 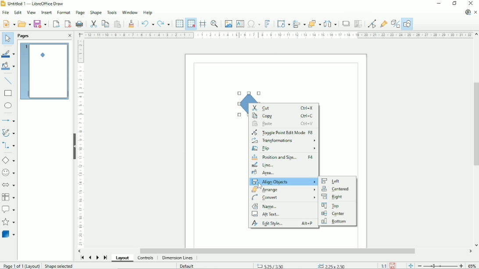 I want to click on Convert, so click(x=283, y=197).